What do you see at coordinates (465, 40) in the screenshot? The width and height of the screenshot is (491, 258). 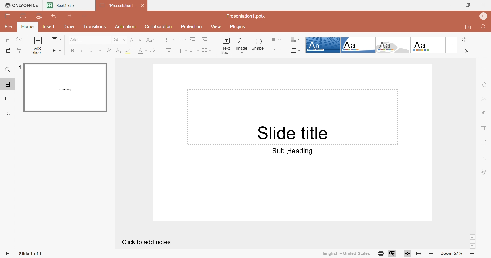 I see `Replace` at bounding box center [465, 40].